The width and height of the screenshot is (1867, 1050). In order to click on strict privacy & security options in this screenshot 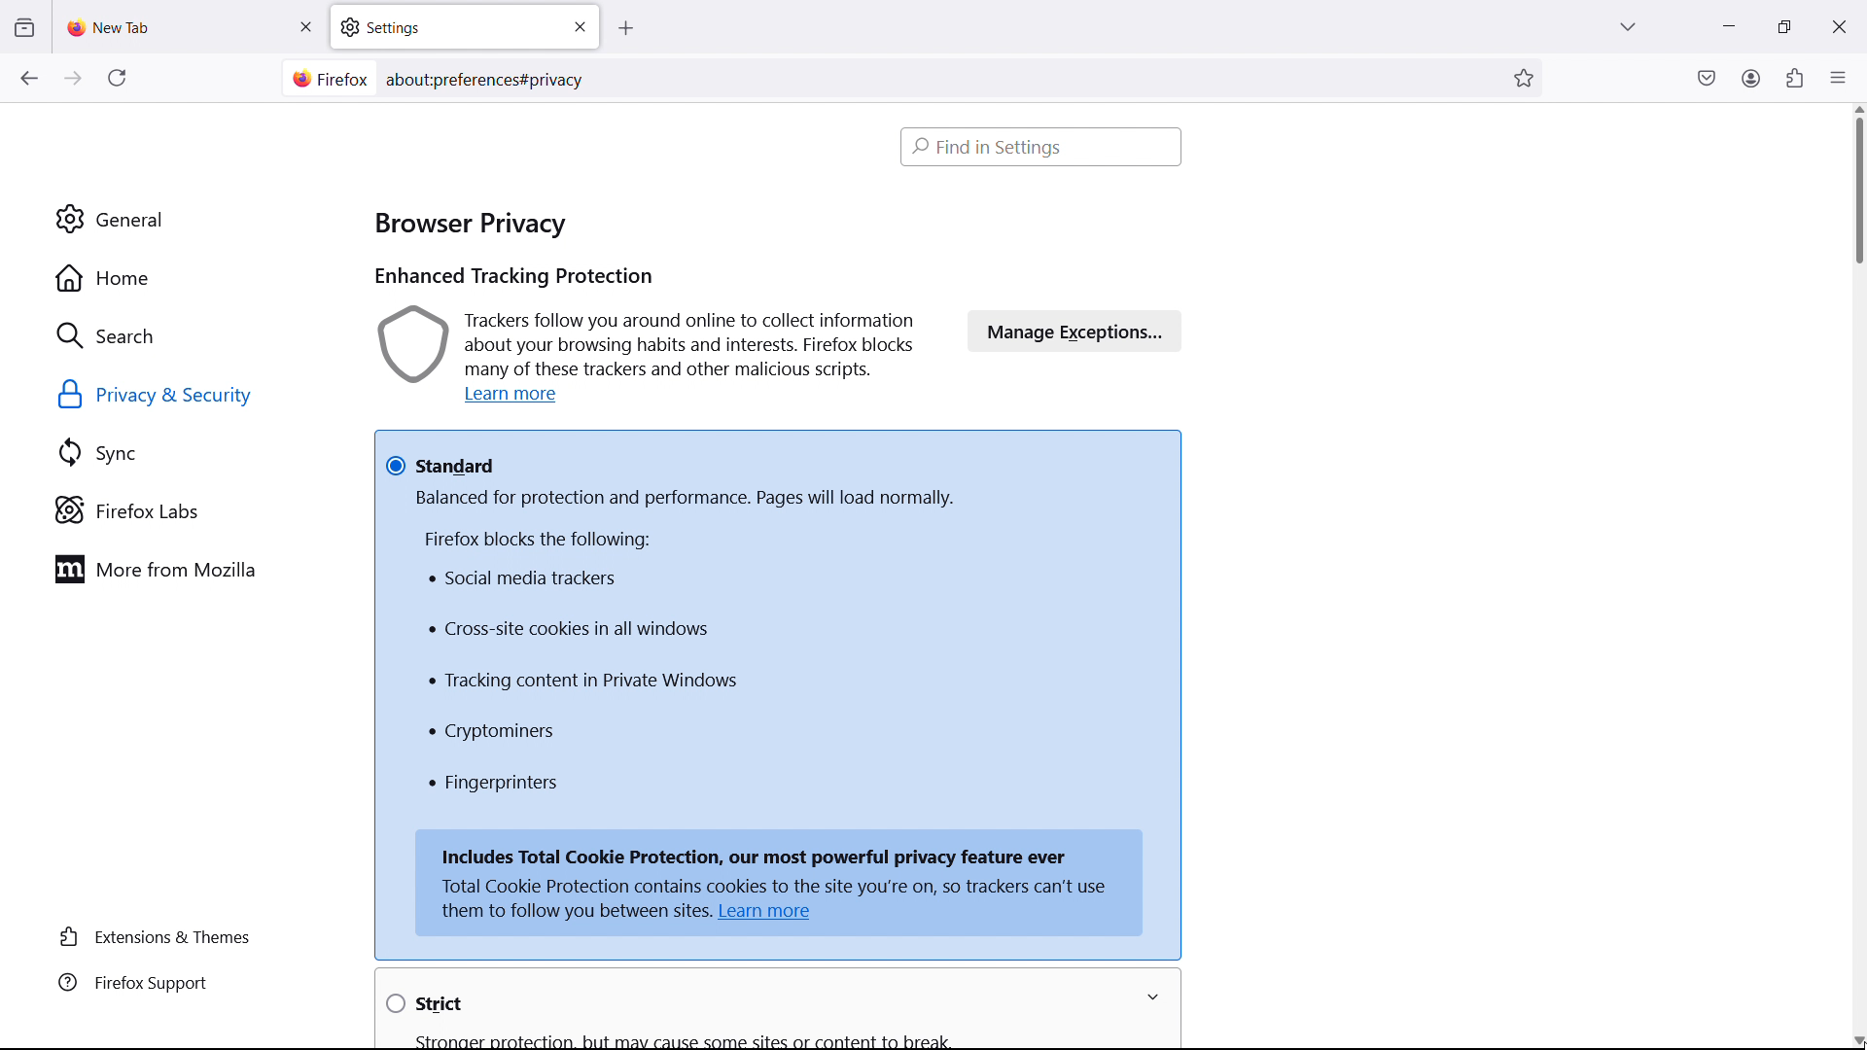, I will do `click(734, 1005)`.